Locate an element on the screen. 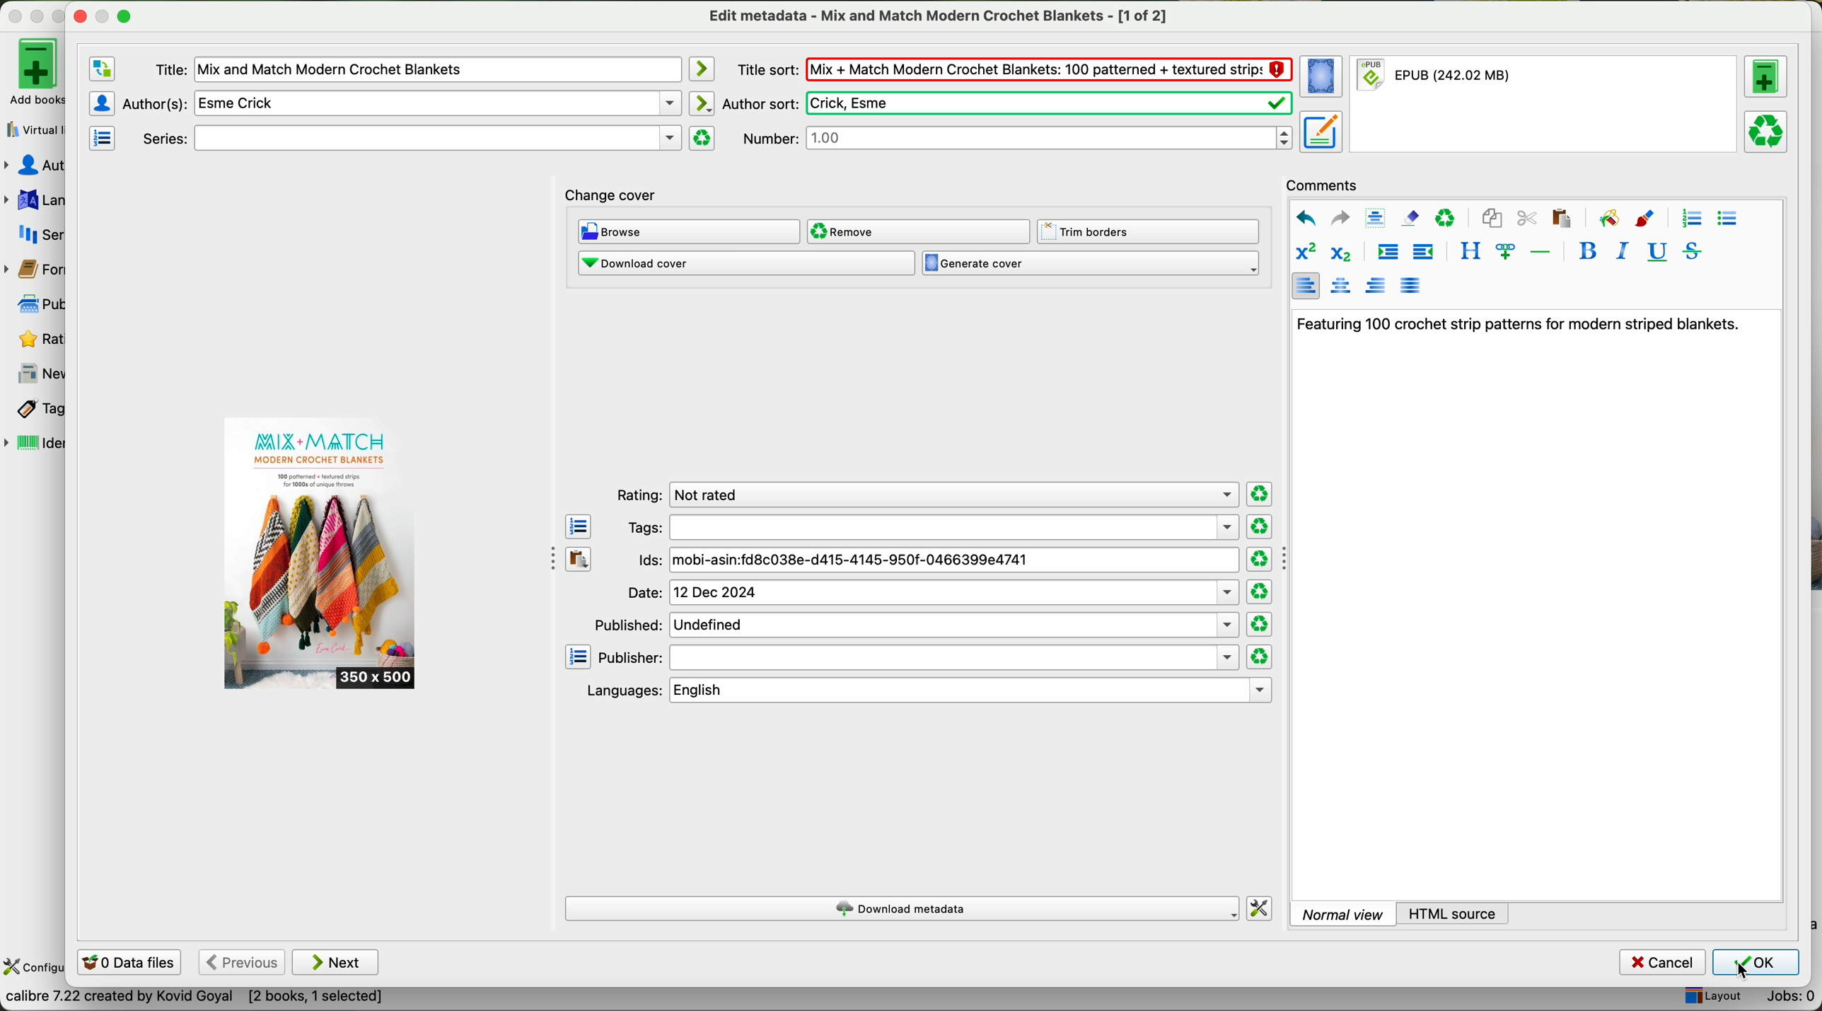 The width and height of the screenshot is (1822, 1011). data is located at coordinates (194, 1000).